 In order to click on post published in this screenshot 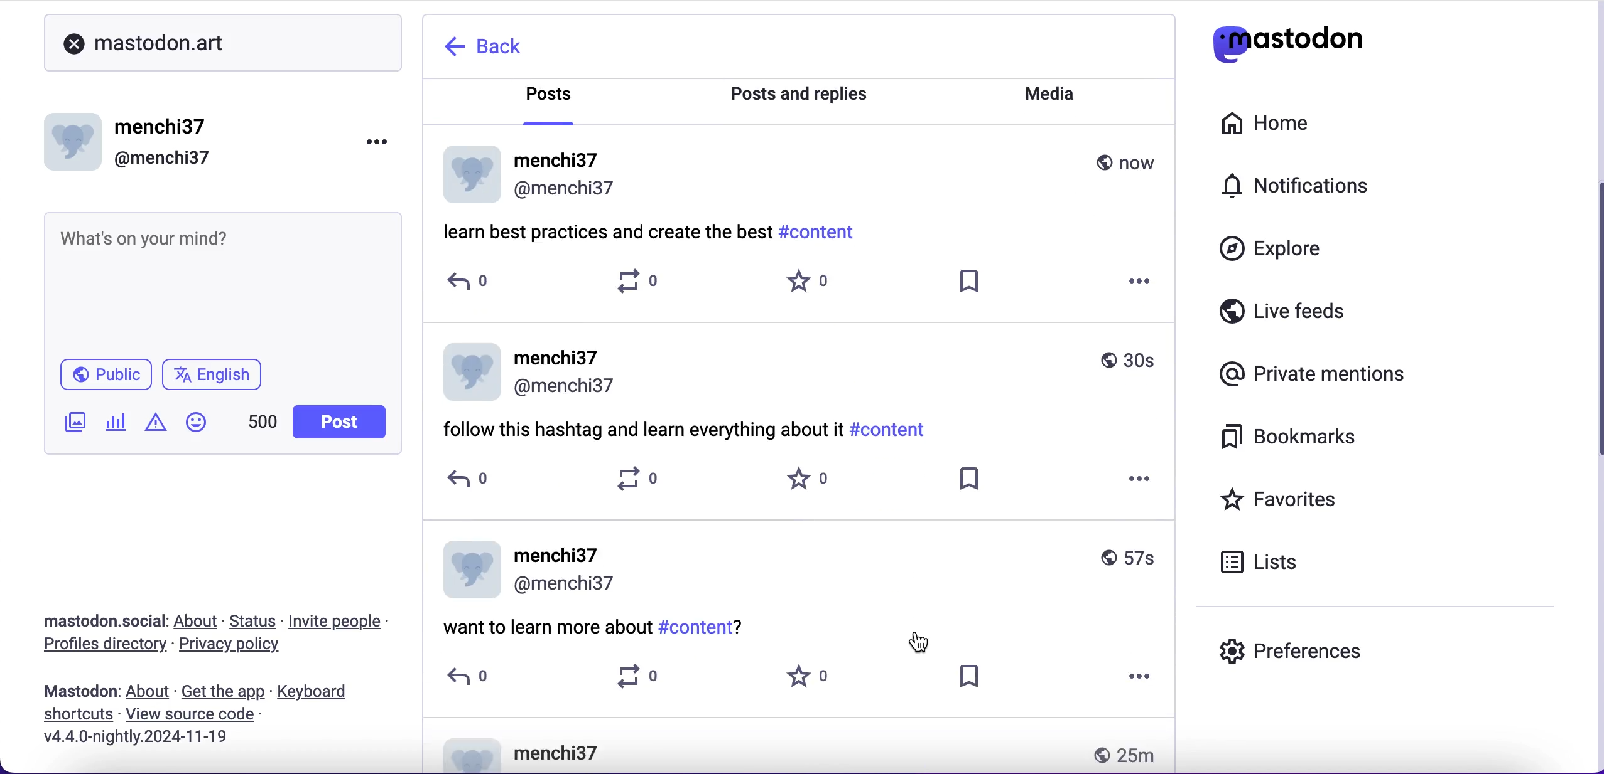, I will do `click(77, 689)`.